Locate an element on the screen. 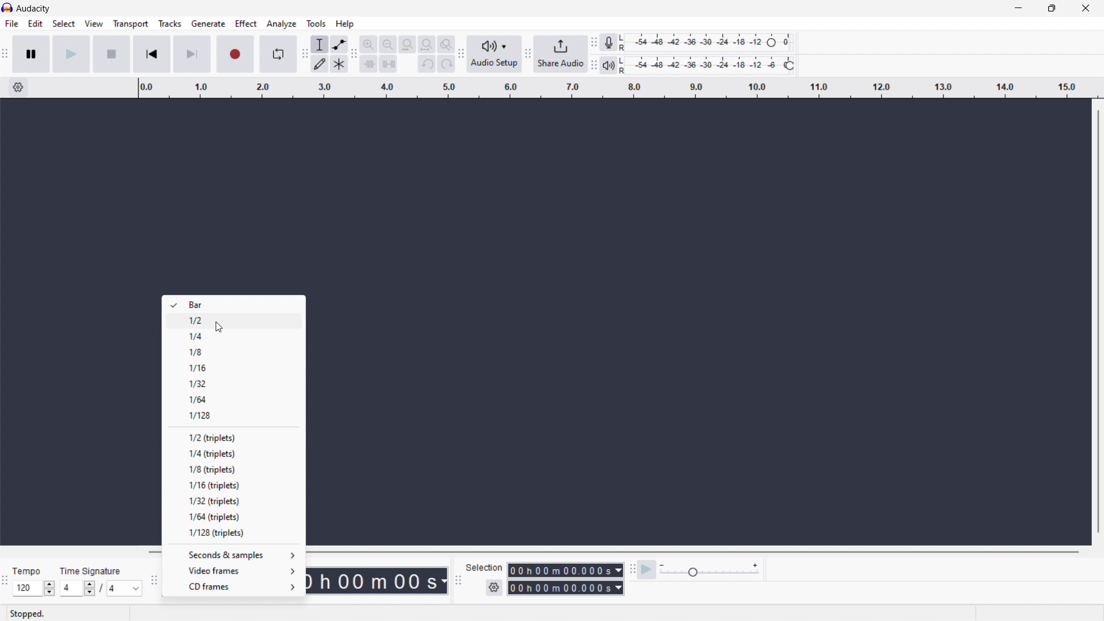 Image resolution: width=1104 pixels, height=621 pixels. redo is located at coordinates (446, 63).